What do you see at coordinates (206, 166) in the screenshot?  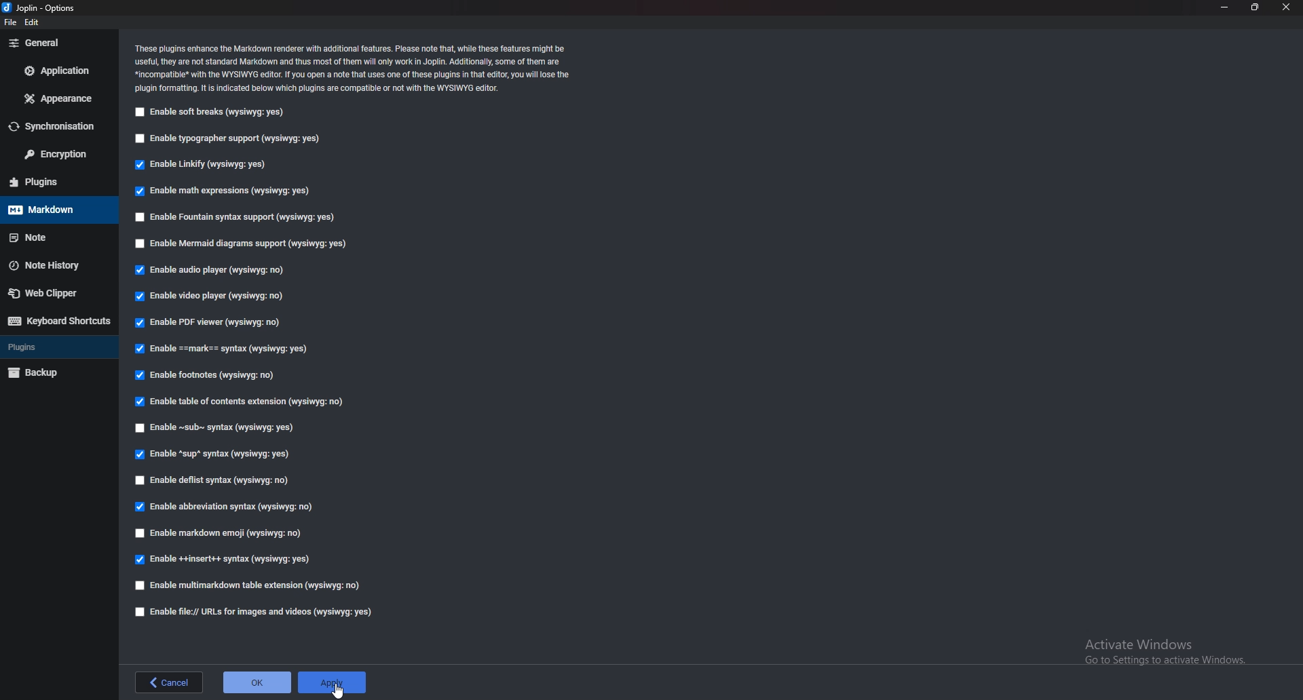 I see `Enable linkify` at bounding box center [206, 166].